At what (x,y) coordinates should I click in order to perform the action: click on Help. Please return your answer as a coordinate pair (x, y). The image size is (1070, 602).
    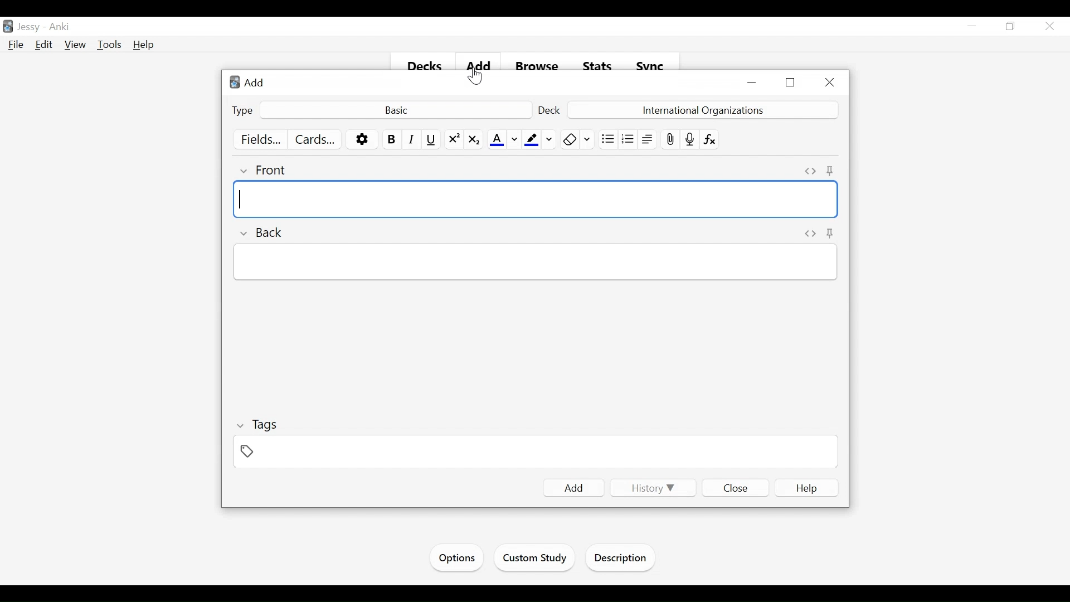
    Looking at the image, I should click on (145, 46).